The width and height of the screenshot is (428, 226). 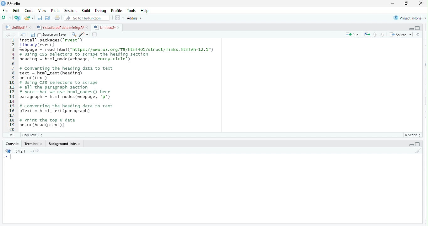 What do you see at coordinates (418, 27) in the screenshot?
I see `hide console` at bounding box center [418, 27].